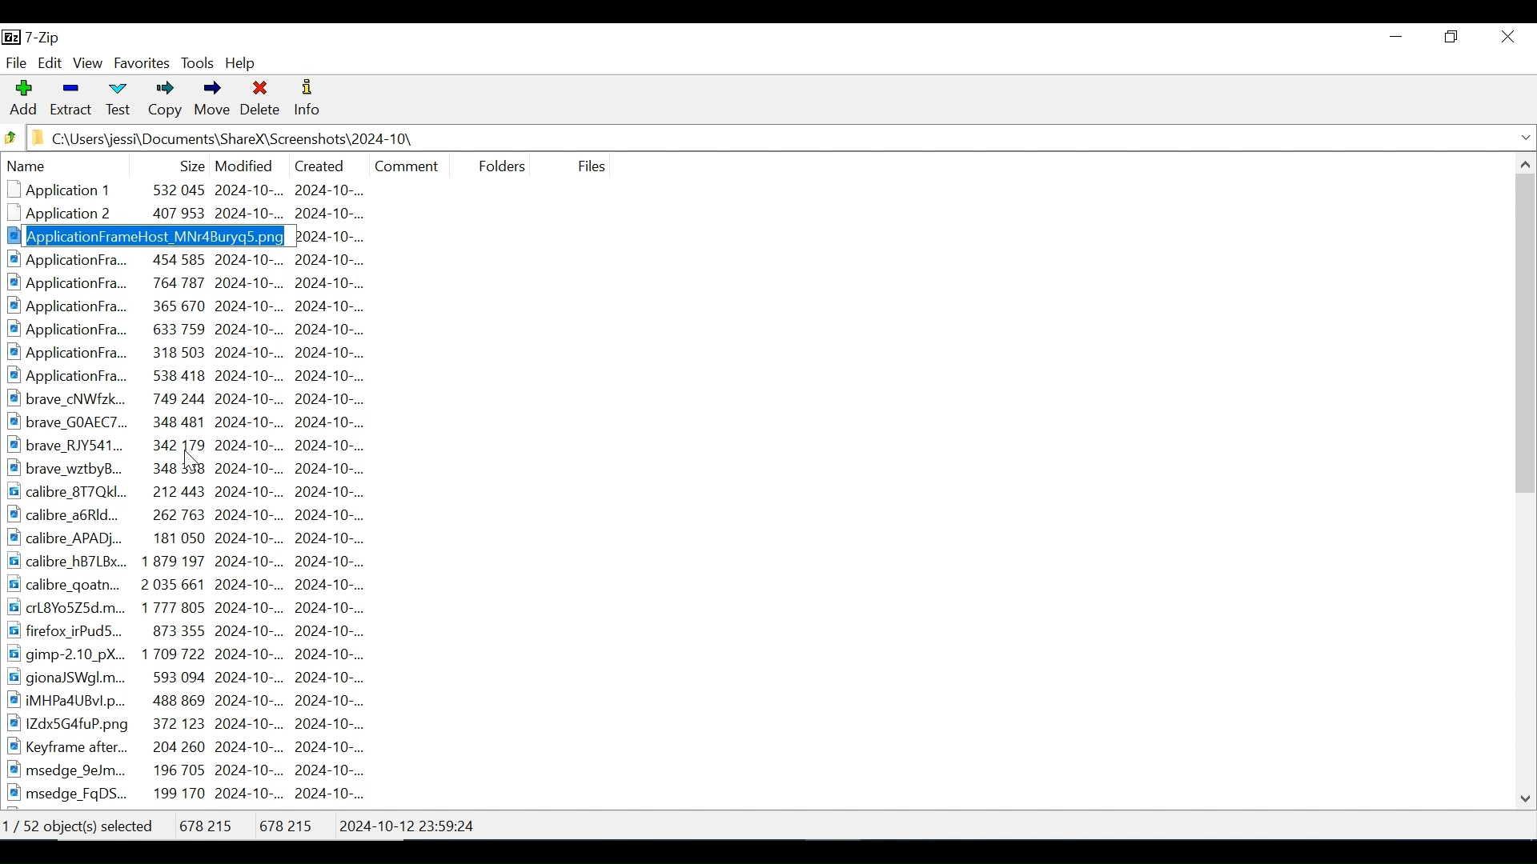 This screenshot has height=864, width=1537. What do you see at coordinates (141, 63) in the screenshot?
I see `Favorites` at bounding box center [141, 63].